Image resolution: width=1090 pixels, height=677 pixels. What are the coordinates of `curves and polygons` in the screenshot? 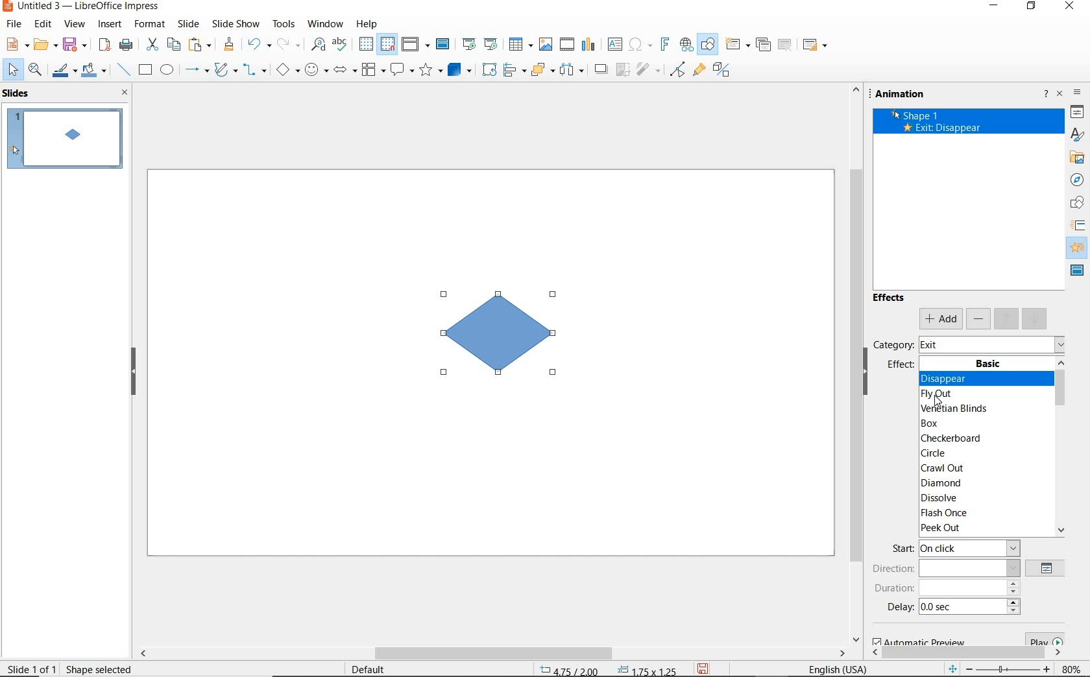 It's located at (225, 71).